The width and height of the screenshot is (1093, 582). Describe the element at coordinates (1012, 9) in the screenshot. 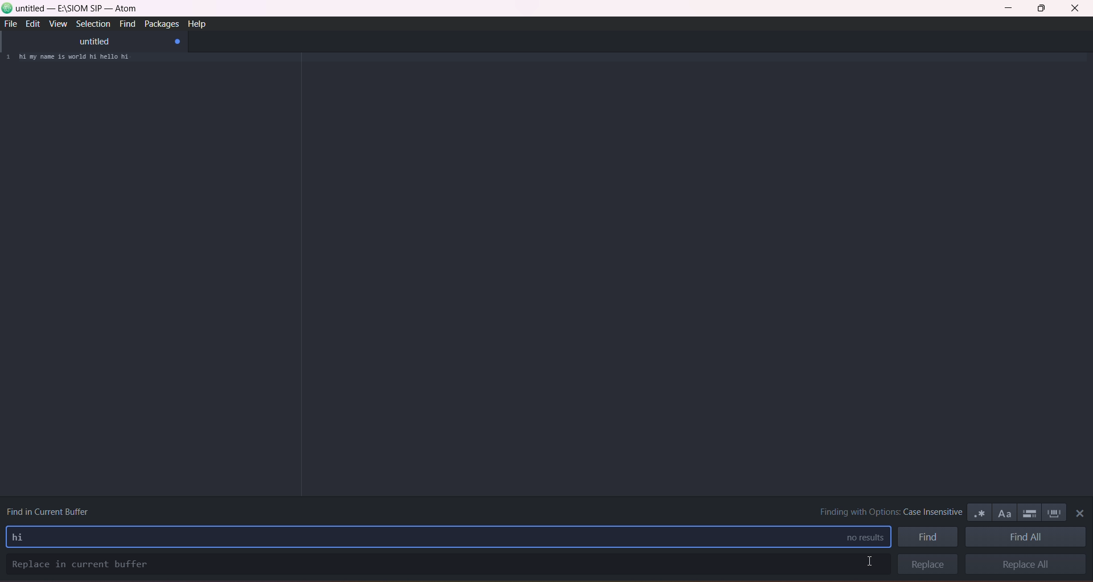

I see `minimize` at that location.